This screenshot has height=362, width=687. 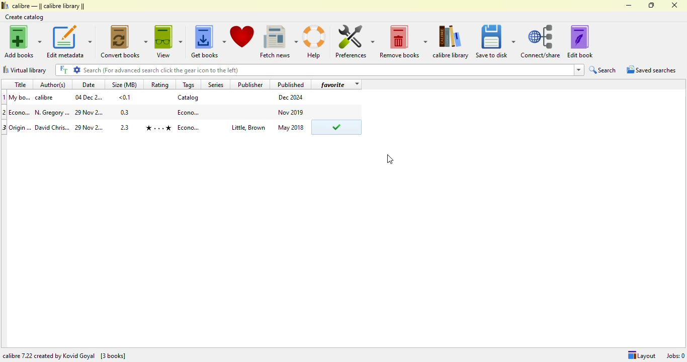 What do you see at coordinates (46, 98) in the screenshot?
I see `author` at bounding box center [46, 98].